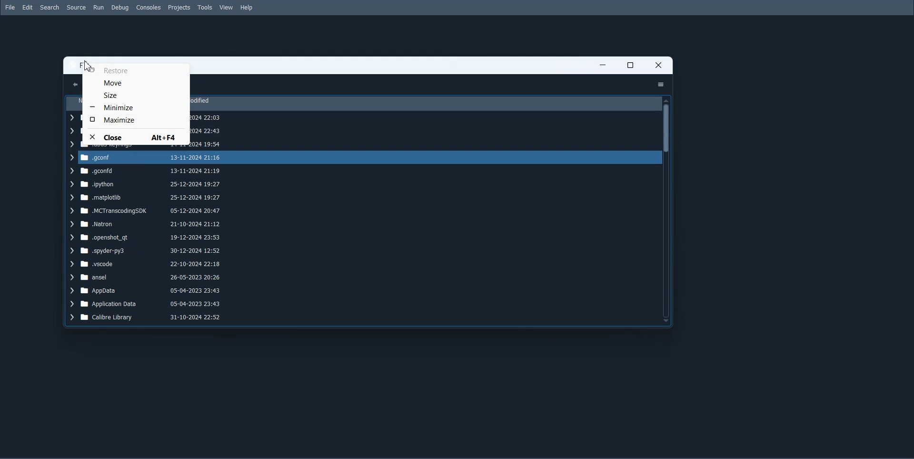 The image size is (914, 459). I want to click on AppData 05-04-2023 23:43, so click(146, 291).